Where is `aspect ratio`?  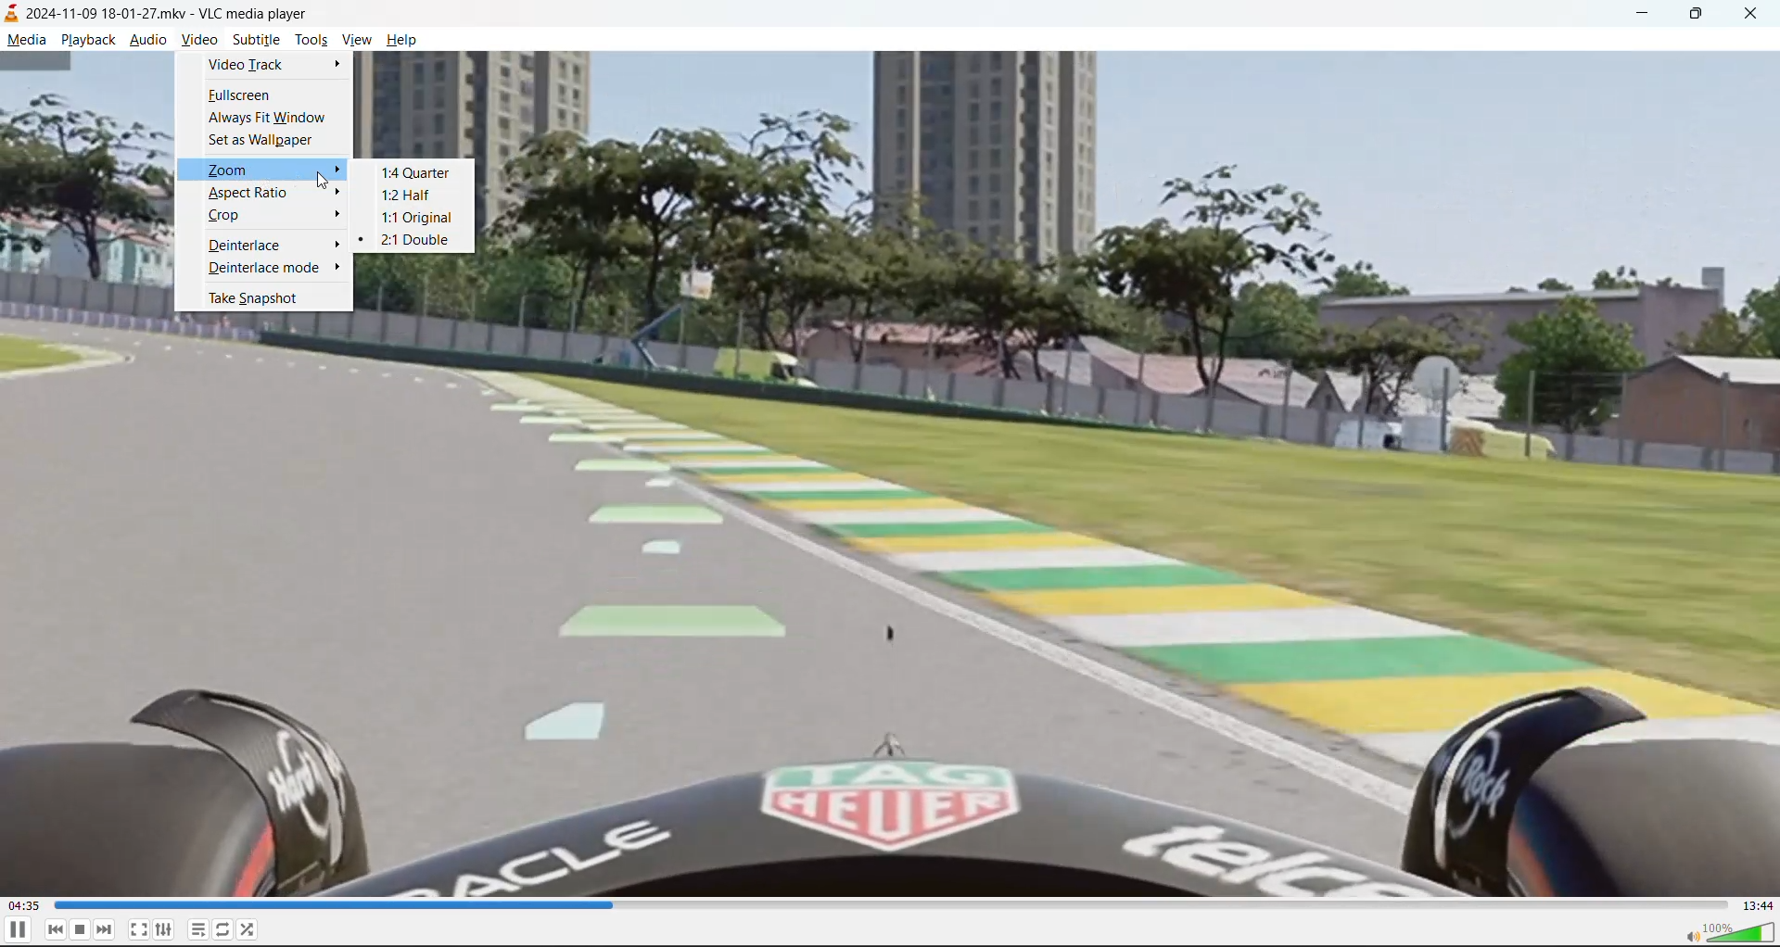
aspect ratio is located at coordinates (250, 195).